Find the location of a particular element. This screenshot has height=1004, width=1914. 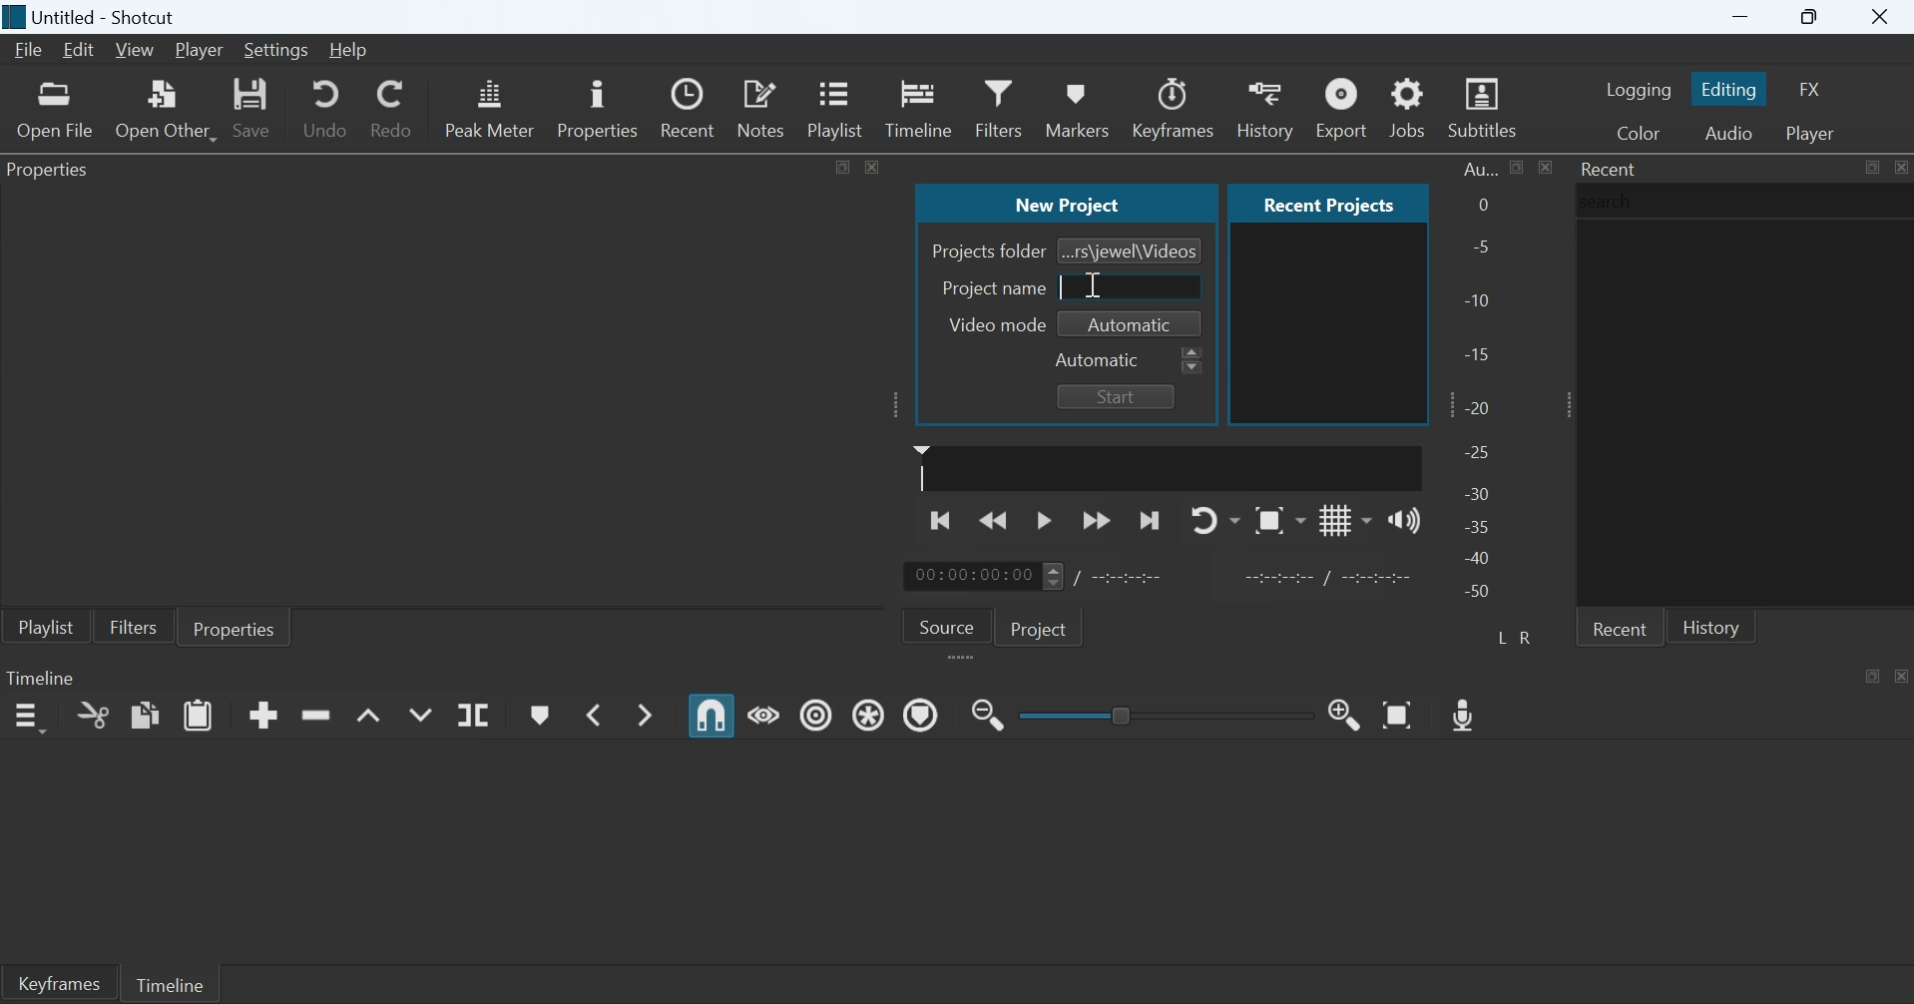

Playhead is located at coordinates (922, 467).